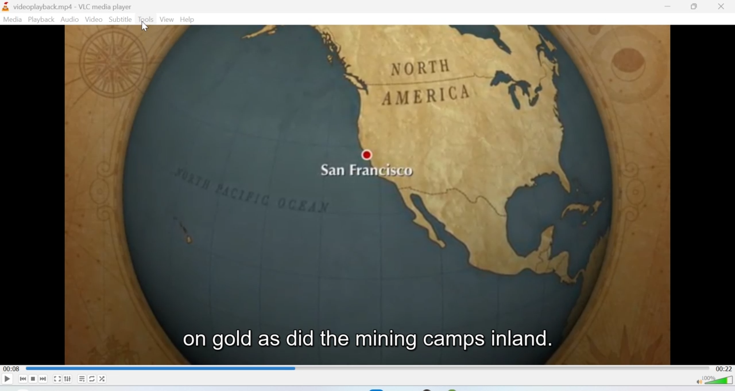  I want to click on 00:22, so click(725, 369).